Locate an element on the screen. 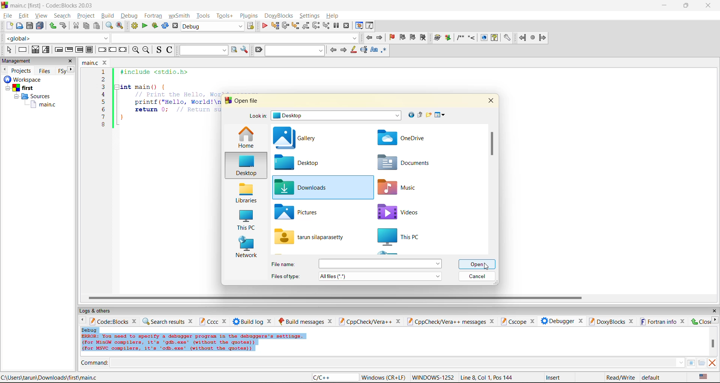 This screenshot has width=720, height=383. vertical scroll bar is located at coordinates (712, 343).